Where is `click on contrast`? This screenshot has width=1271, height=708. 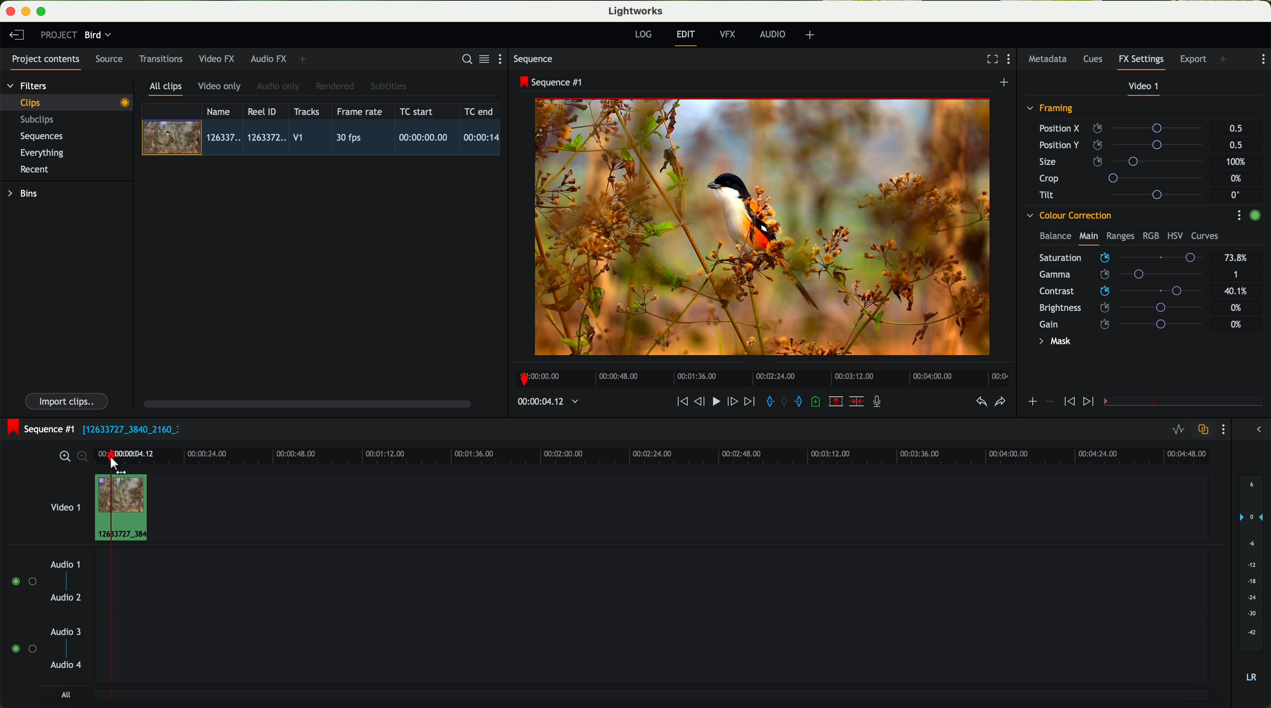
click on contrast is located at coordinates (1121, 292).